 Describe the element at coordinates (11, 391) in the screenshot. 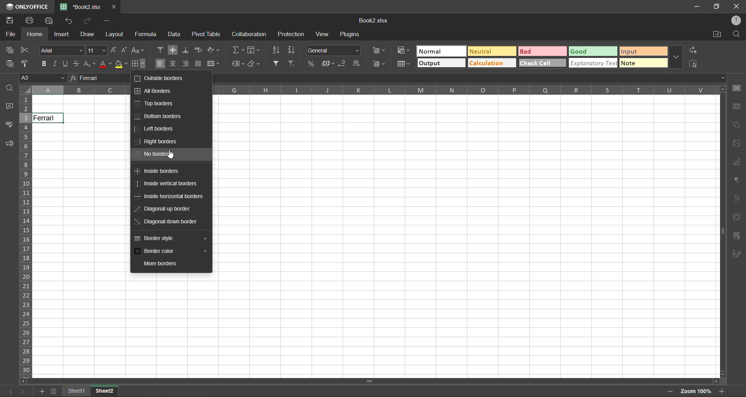

I see `previous` at that location.